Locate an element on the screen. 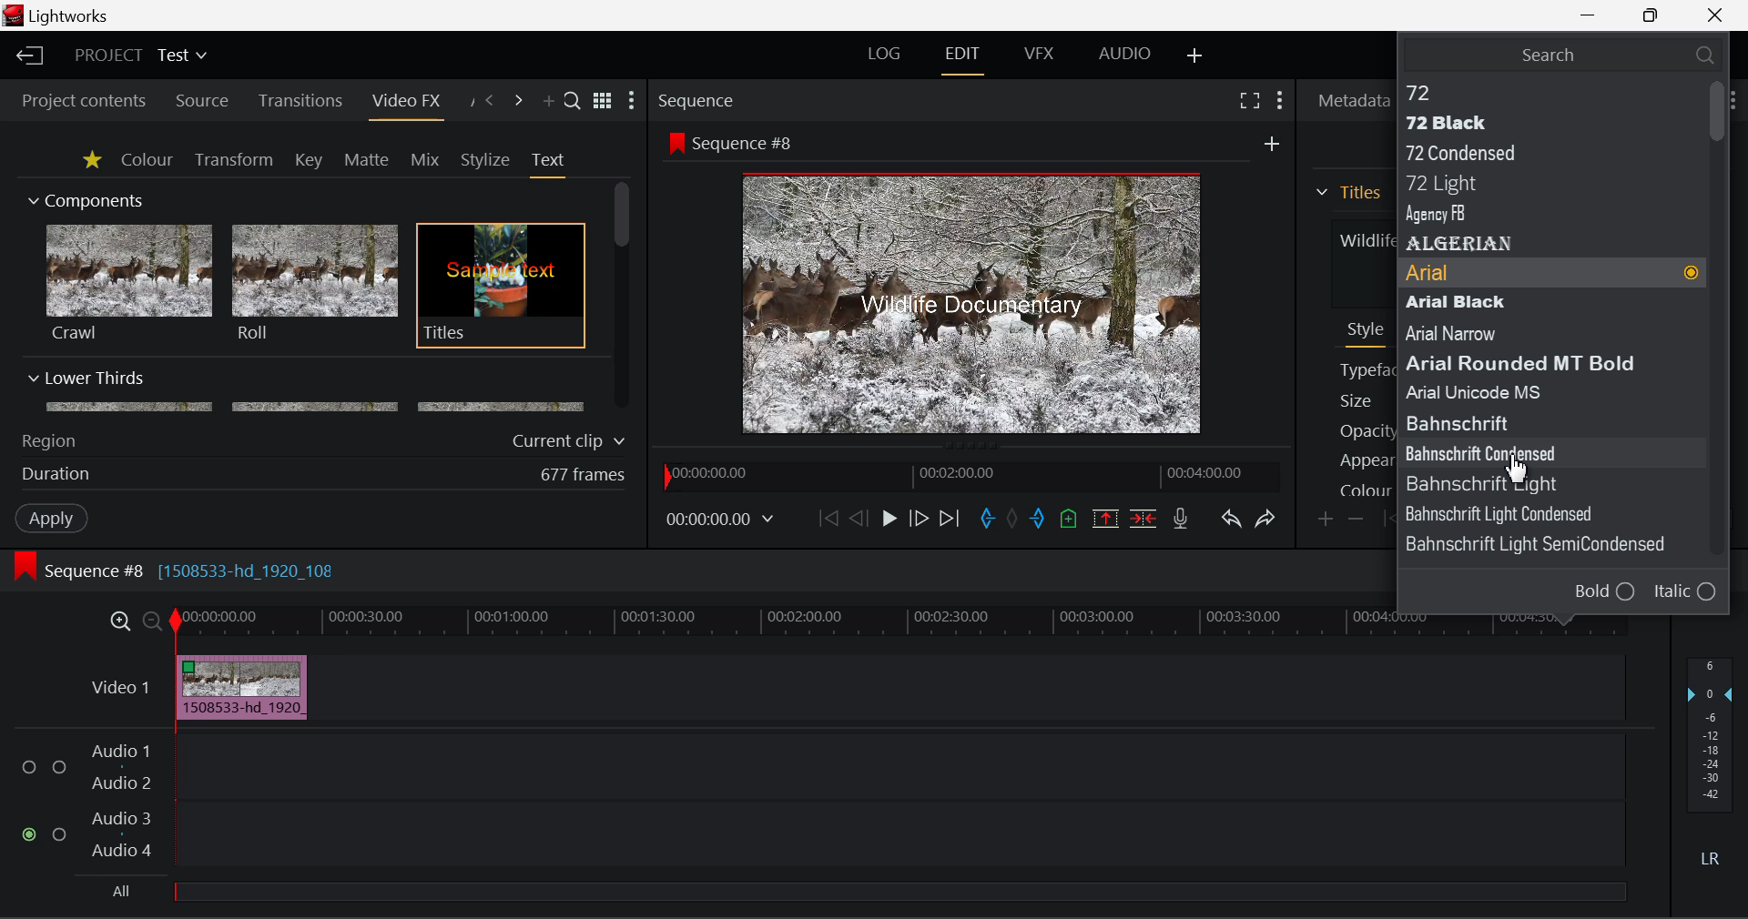 The image size is (1748, 919). Sequence is located at coordinates (698, 99).